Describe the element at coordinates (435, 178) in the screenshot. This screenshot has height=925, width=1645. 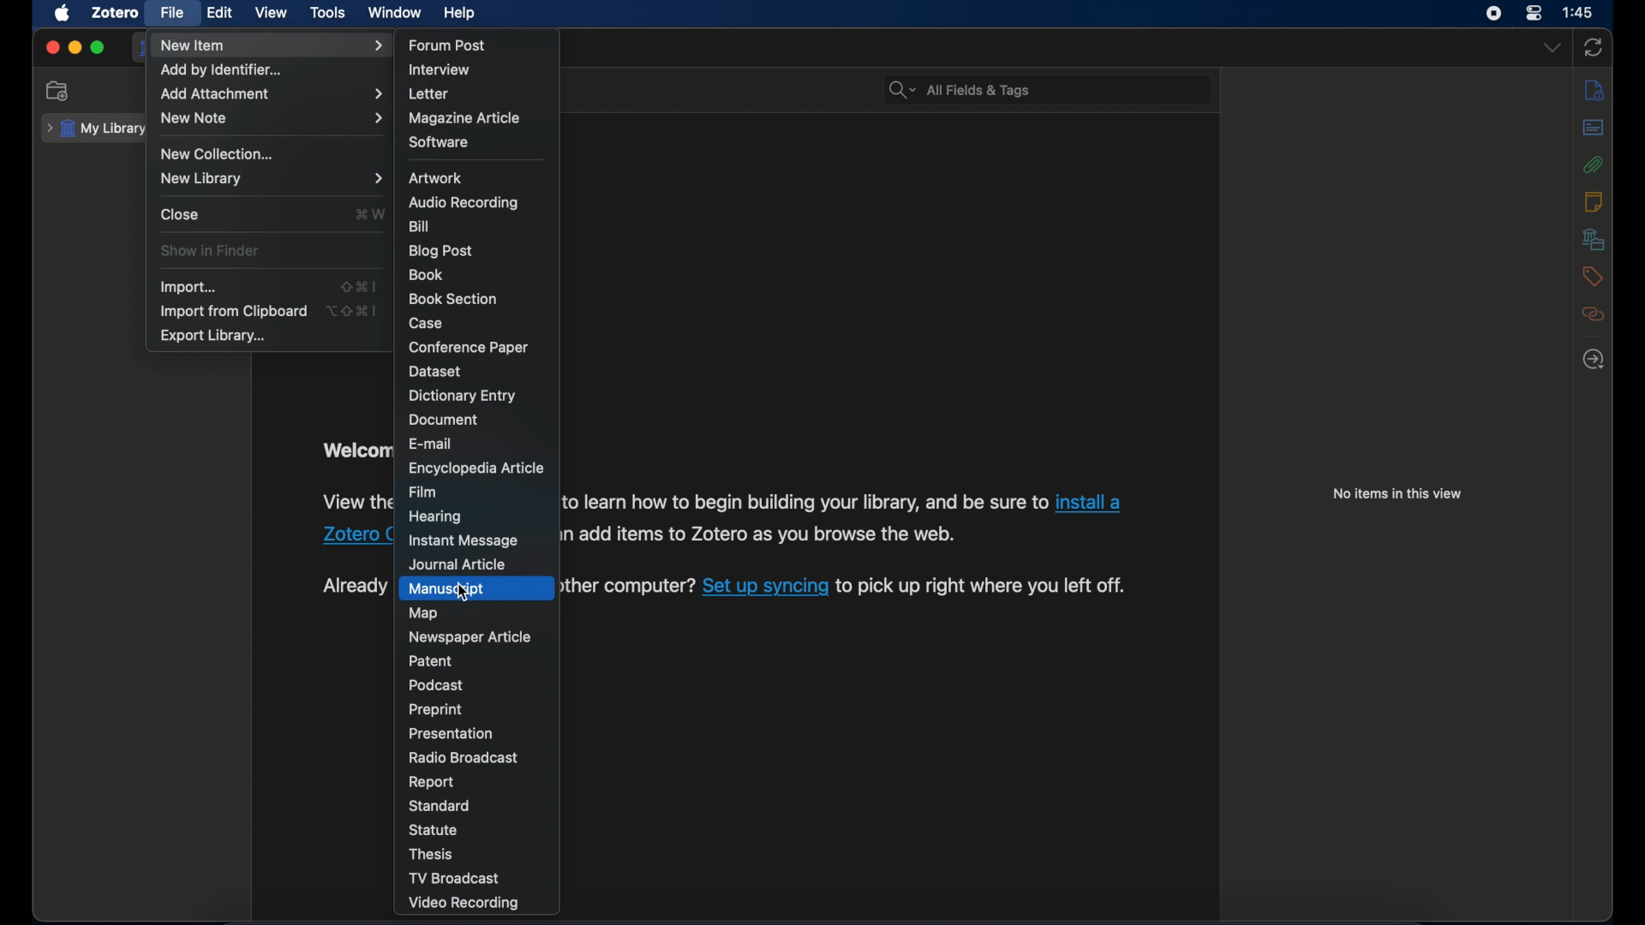
I see `artwork` at that location.